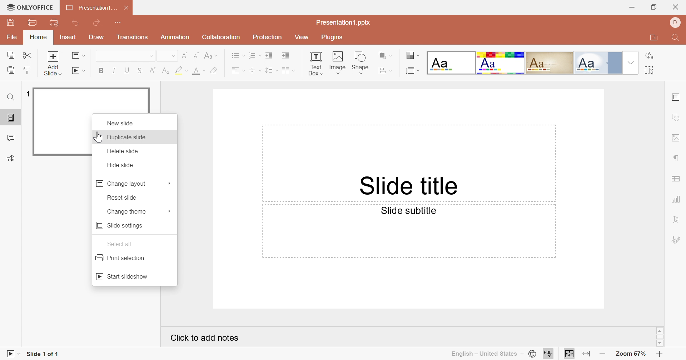  What do you see at coordinates (254, 55) in the screenshot?
I see `Numbering` at bounding box center [254, 55].